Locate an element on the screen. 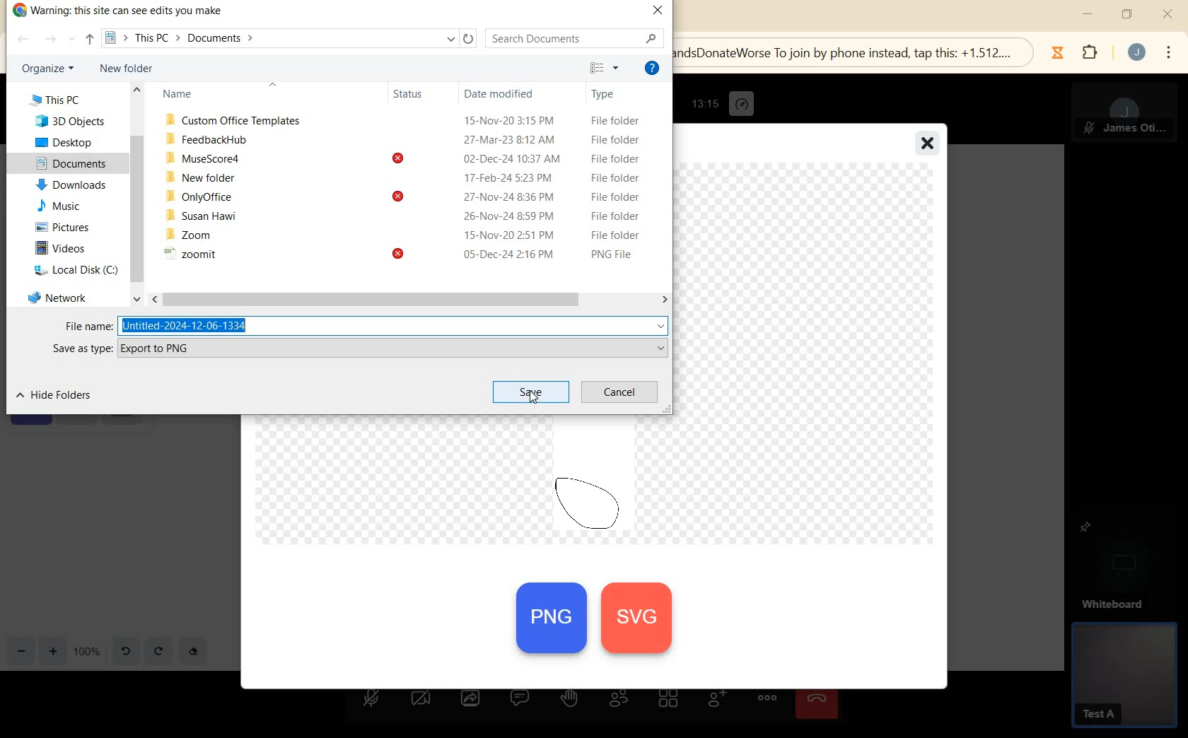  restore down is located at coordinates (1127, 16).